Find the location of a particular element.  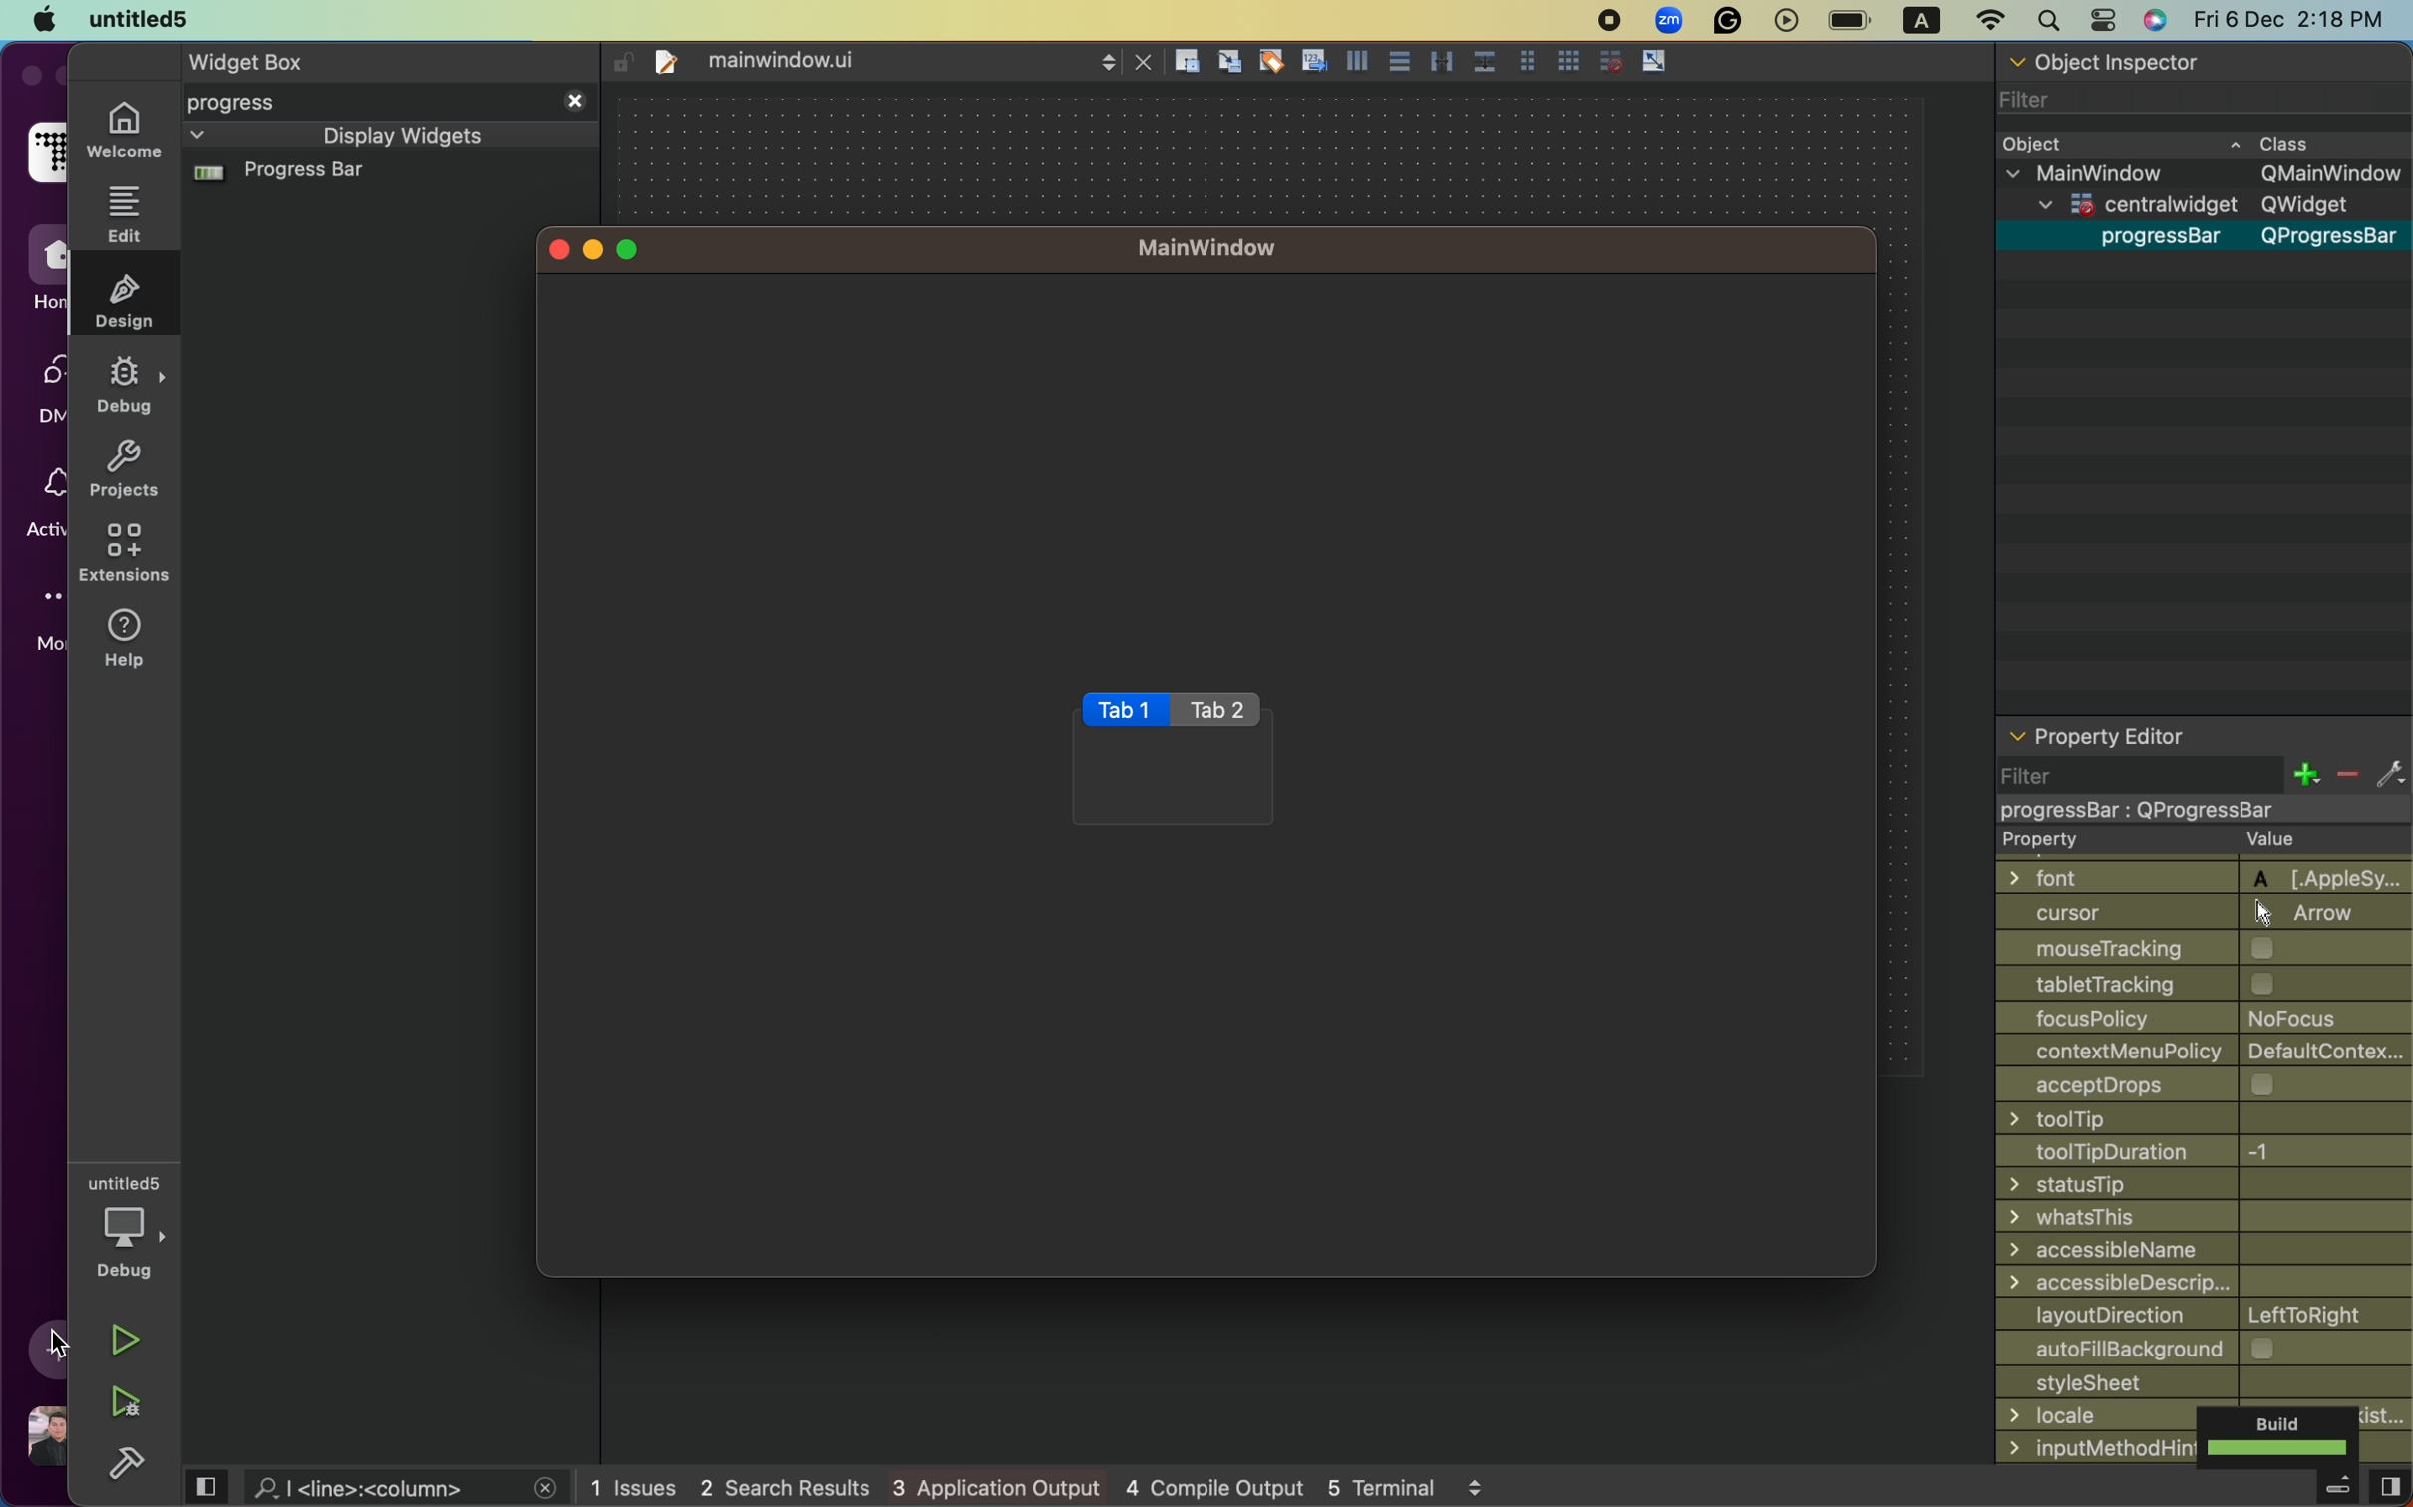

Battery is located at coordinates (1848, 19).